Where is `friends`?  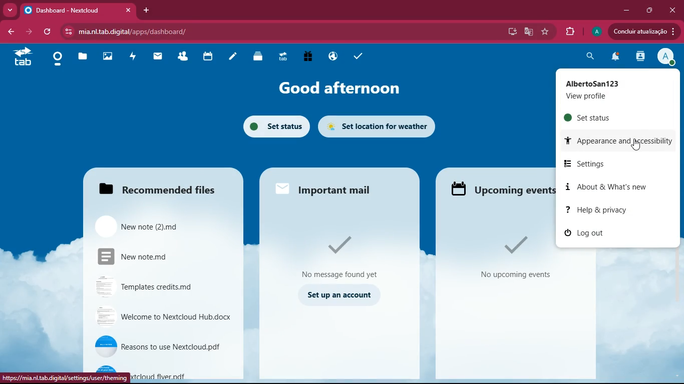 friends is located at coordinates (183, 54).